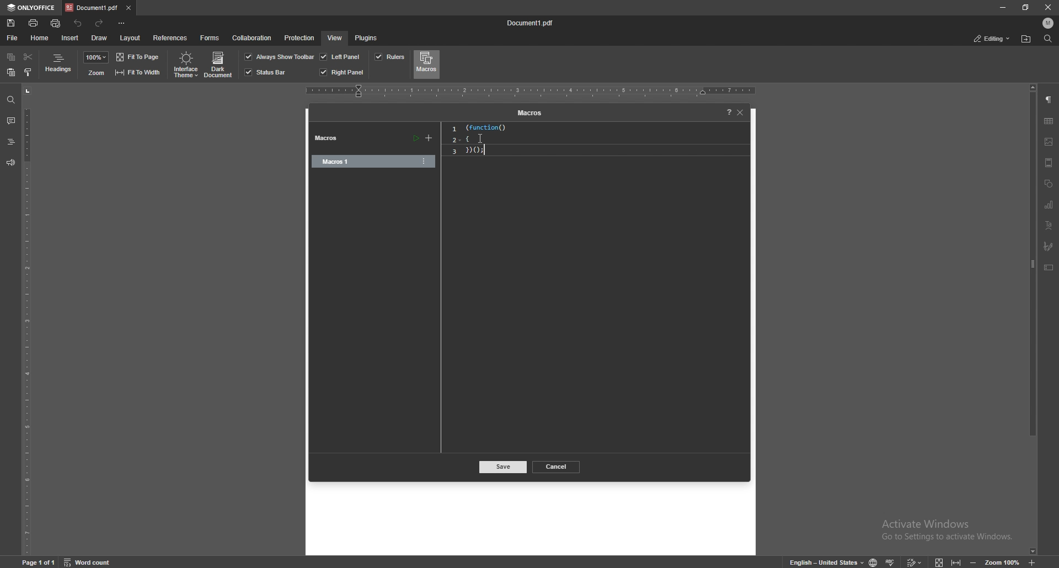 The height and width of the screenshot is (568, 1059). What do you see at coordinates (415, 139) in the screenshot?
I see `run macro` at bounding box center [415, 139].